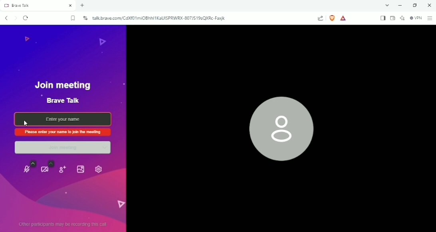 The image size is (436, 232). I want to click on Unmute Microphone, so click(30, 166).